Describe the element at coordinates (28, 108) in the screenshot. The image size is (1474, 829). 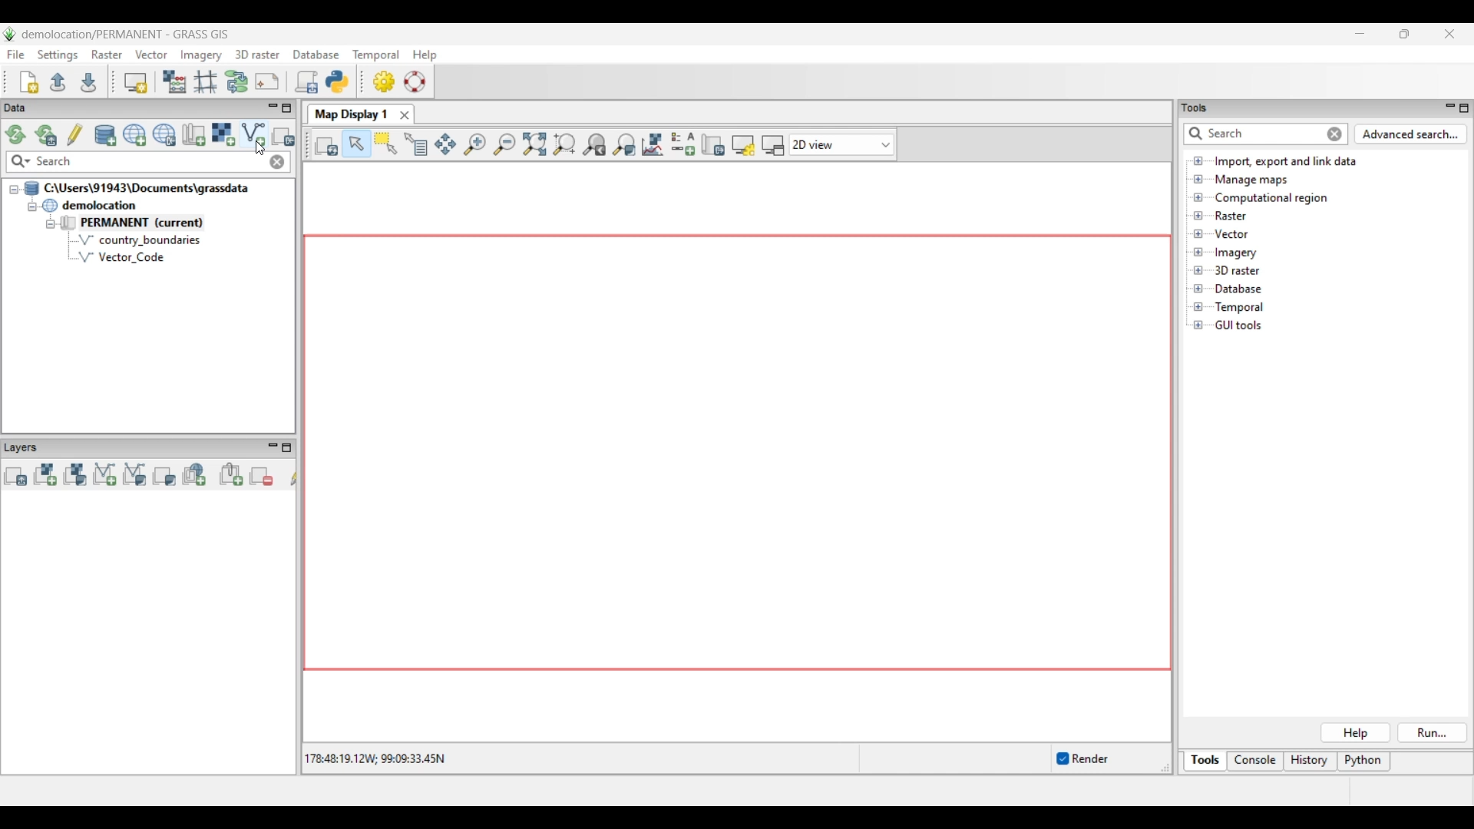
I see `Data` at that location.